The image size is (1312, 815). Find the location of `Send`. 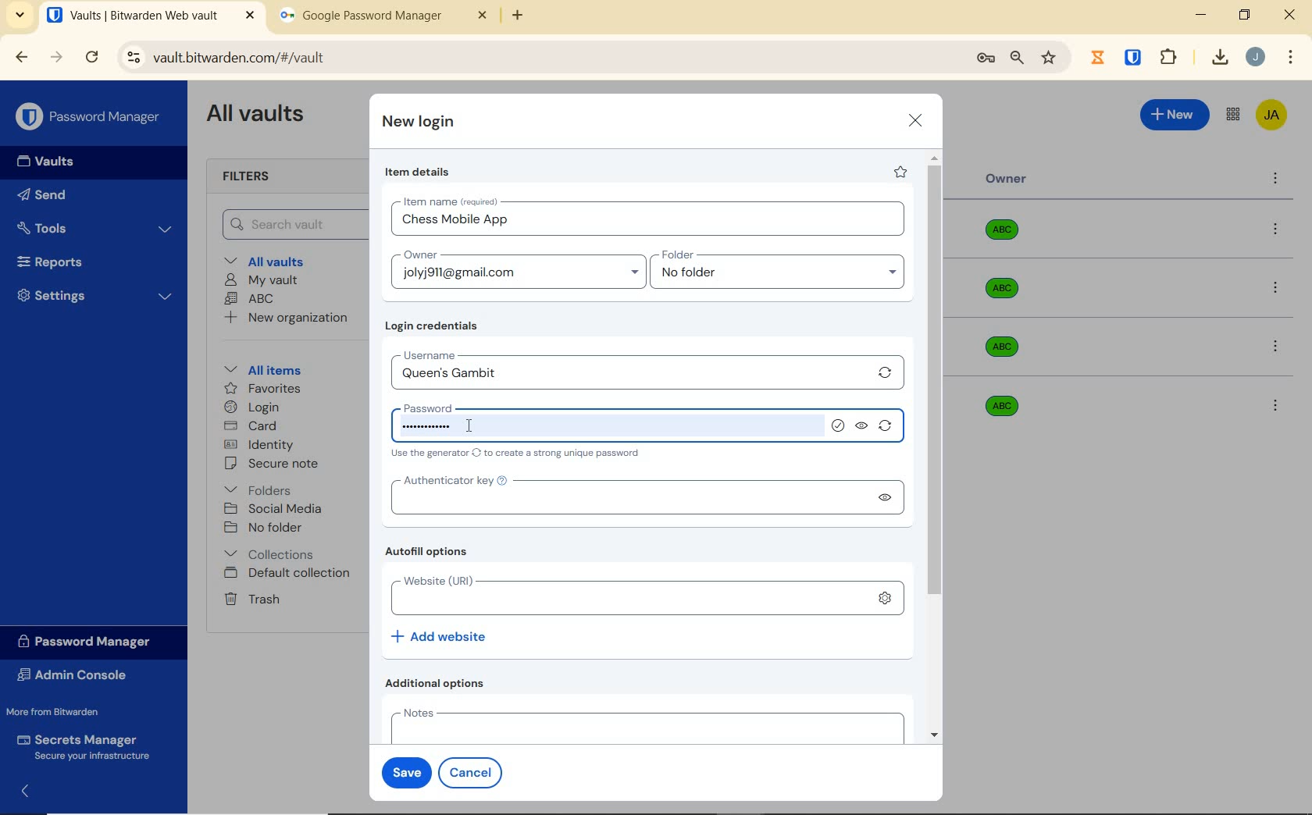

Send is located at coordinates (42, 198).